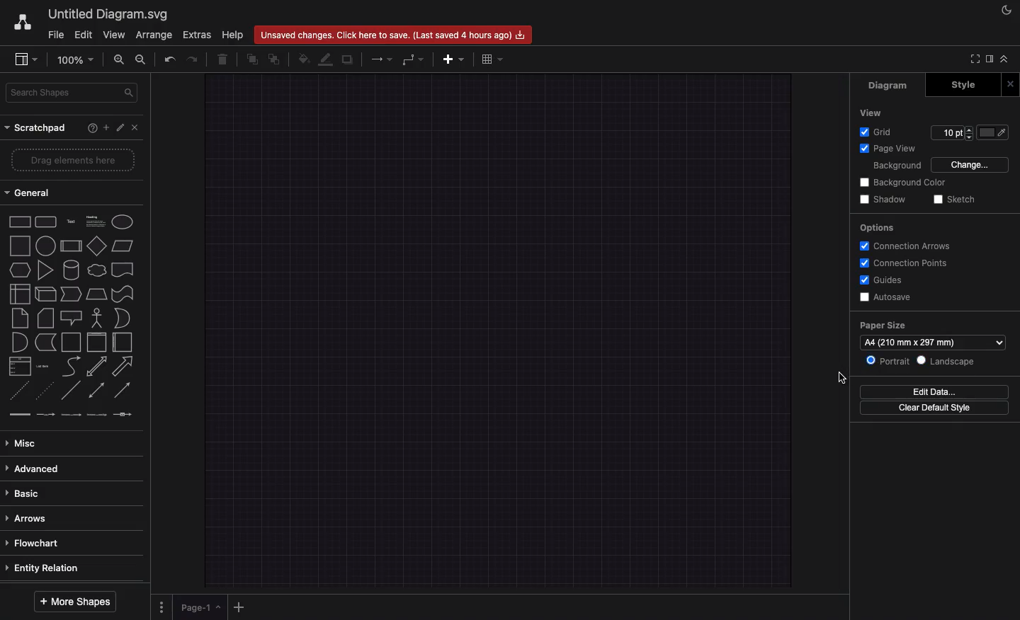 This screenshot has height=620, width=1020. I want to click on Options, so click(162, 604).